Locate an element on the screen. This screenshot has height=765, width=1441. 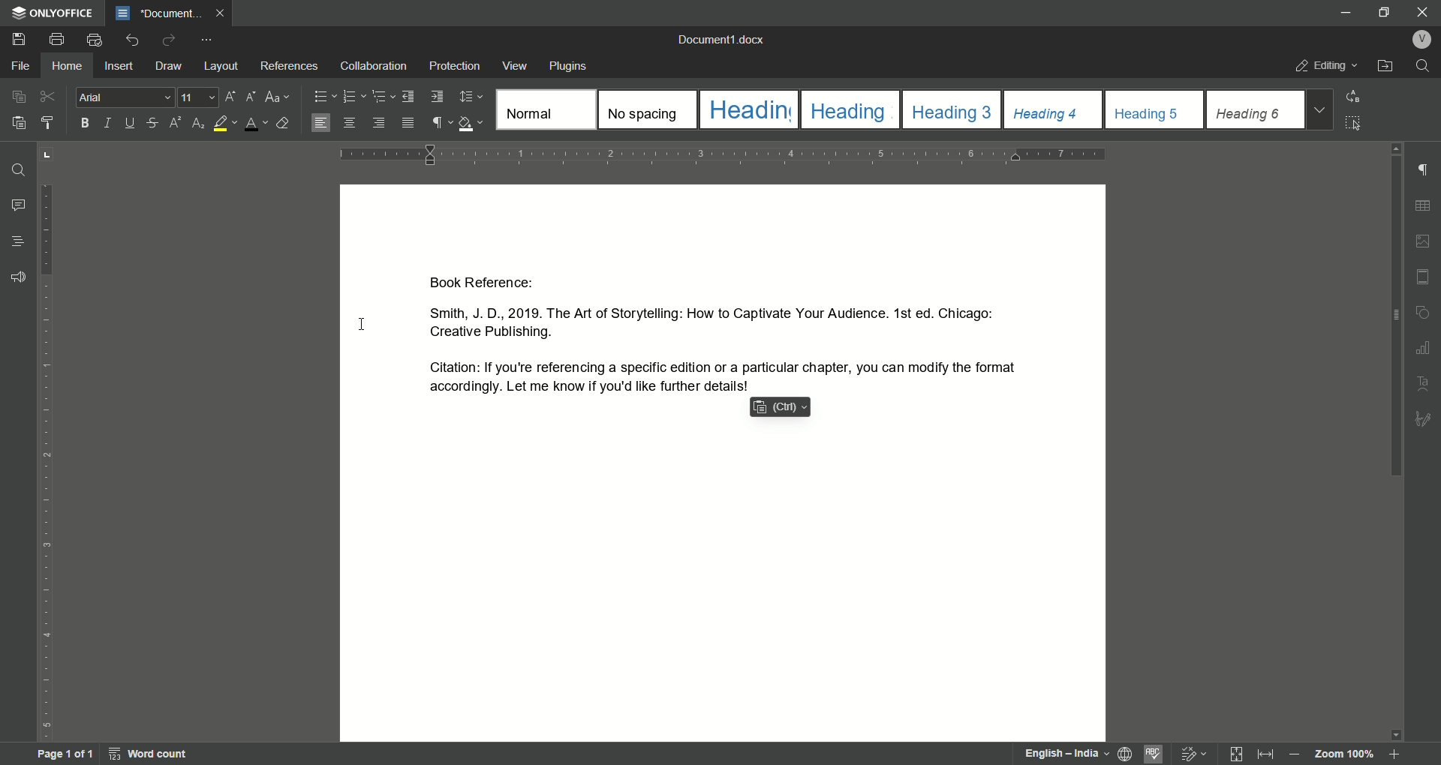
align center is located at coordinates (349, 121).